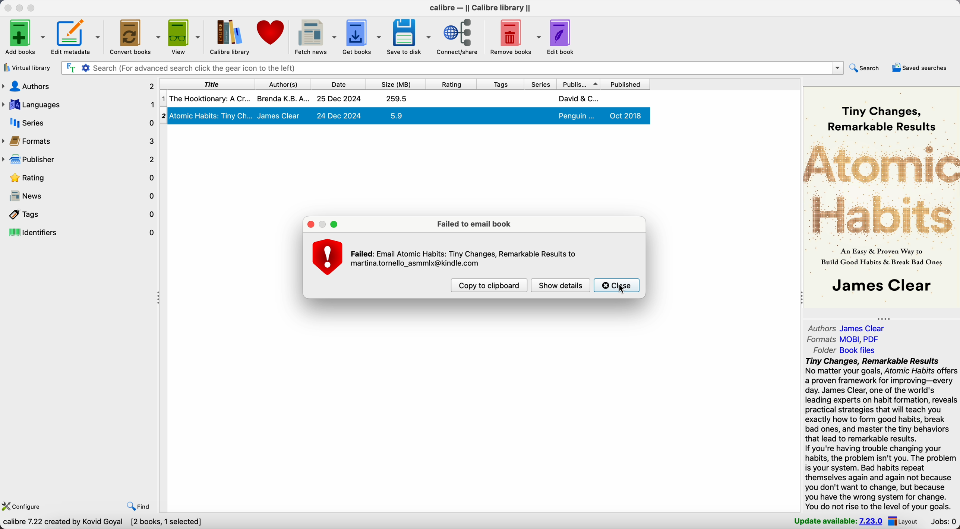  What do you see at coordinates (514, 36) in the screenshot?
I see `remove books` at bounding box center [514, 36].